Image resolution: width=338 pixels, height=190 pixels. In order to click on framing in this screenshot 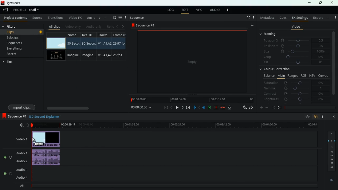, I will do `click(271, 34)`.